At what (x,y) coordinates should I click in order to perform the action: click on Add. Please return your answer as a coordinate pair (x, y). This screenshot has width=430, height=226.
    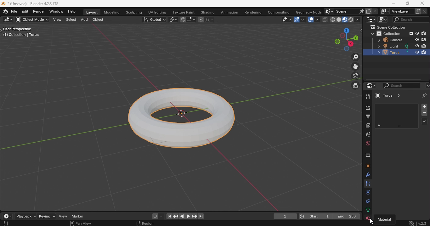
    Looking at the image, I should click on (85, 19).